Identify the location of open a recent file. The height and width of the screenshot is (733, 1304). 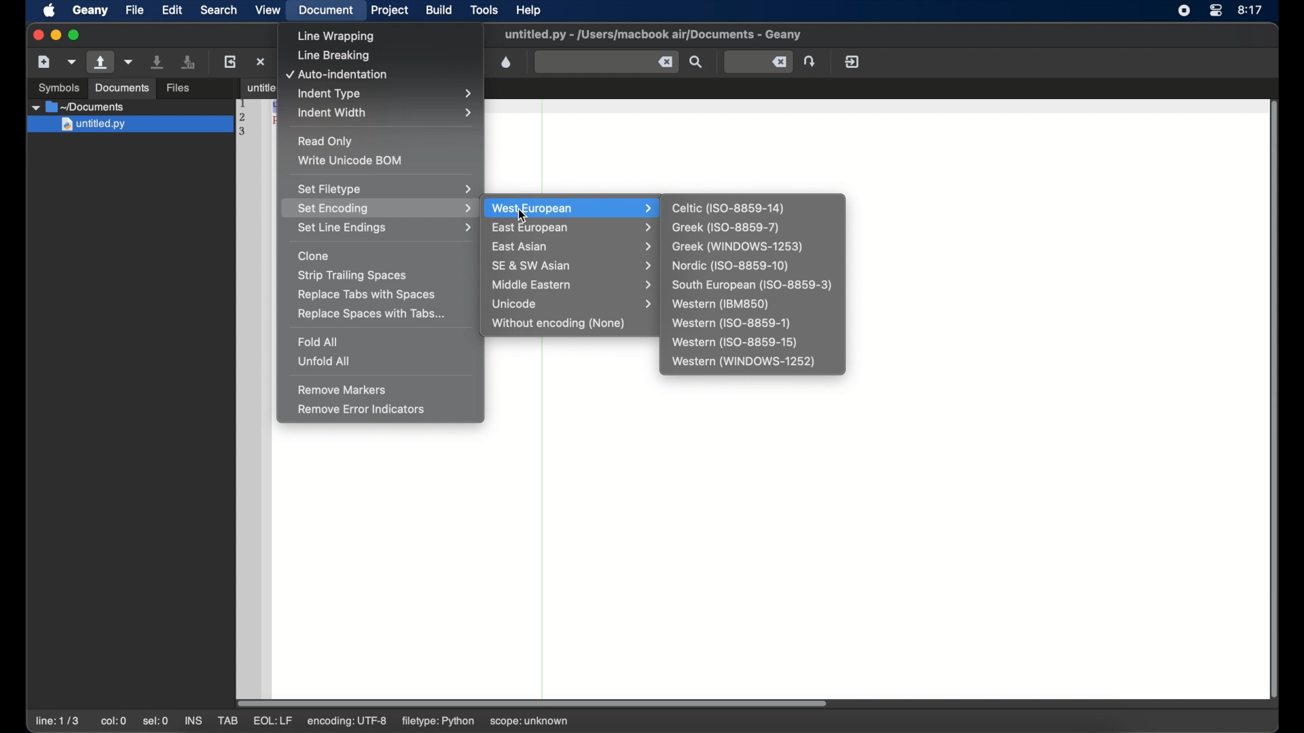
(129, 62).